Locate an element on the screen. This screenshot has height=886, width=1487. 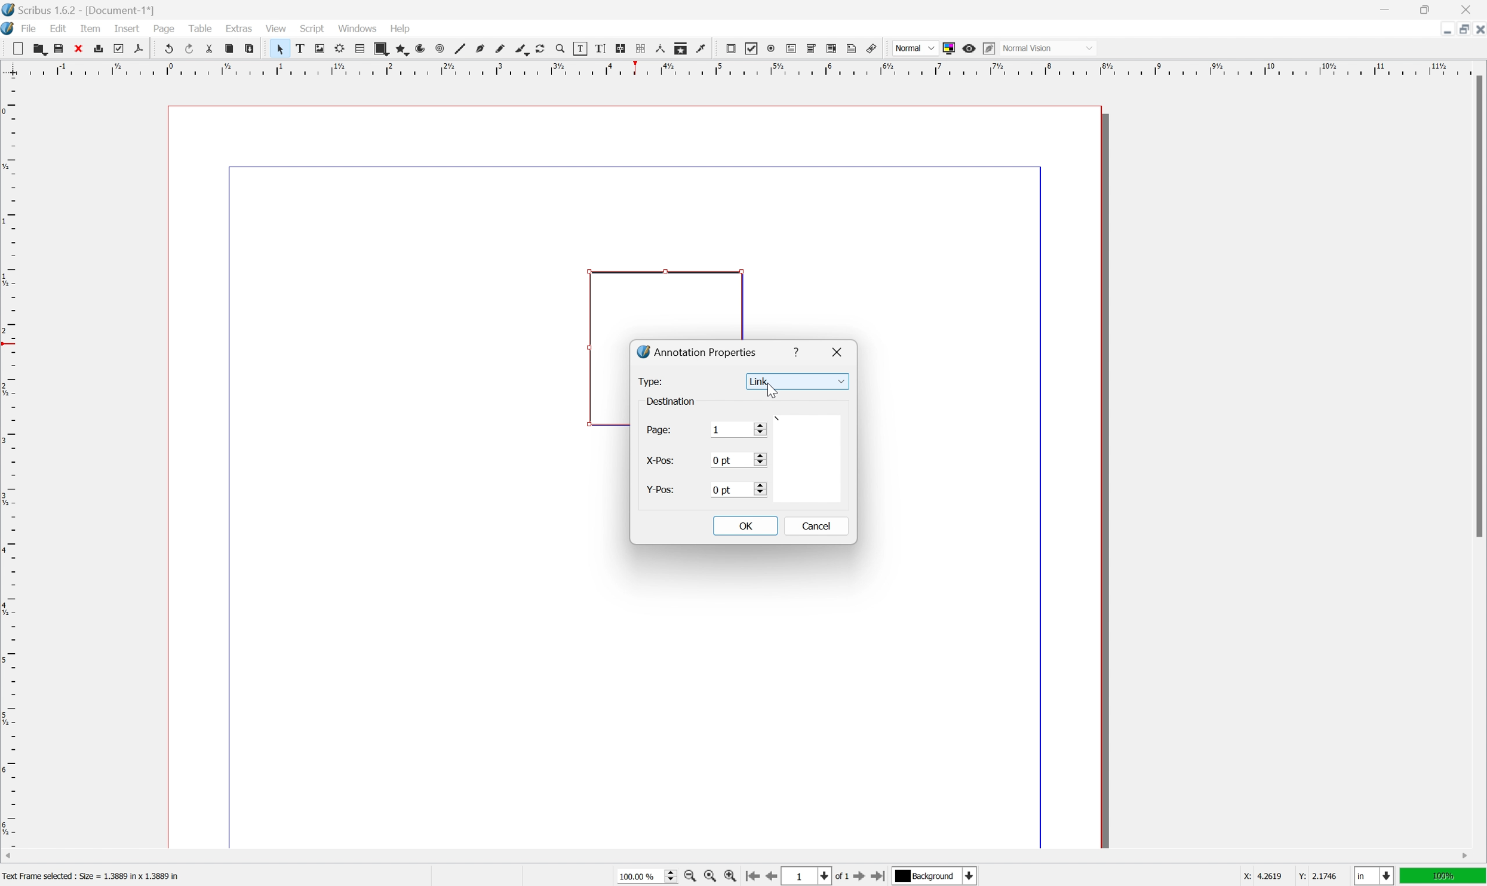
Script is located at coordinates (313, 27).